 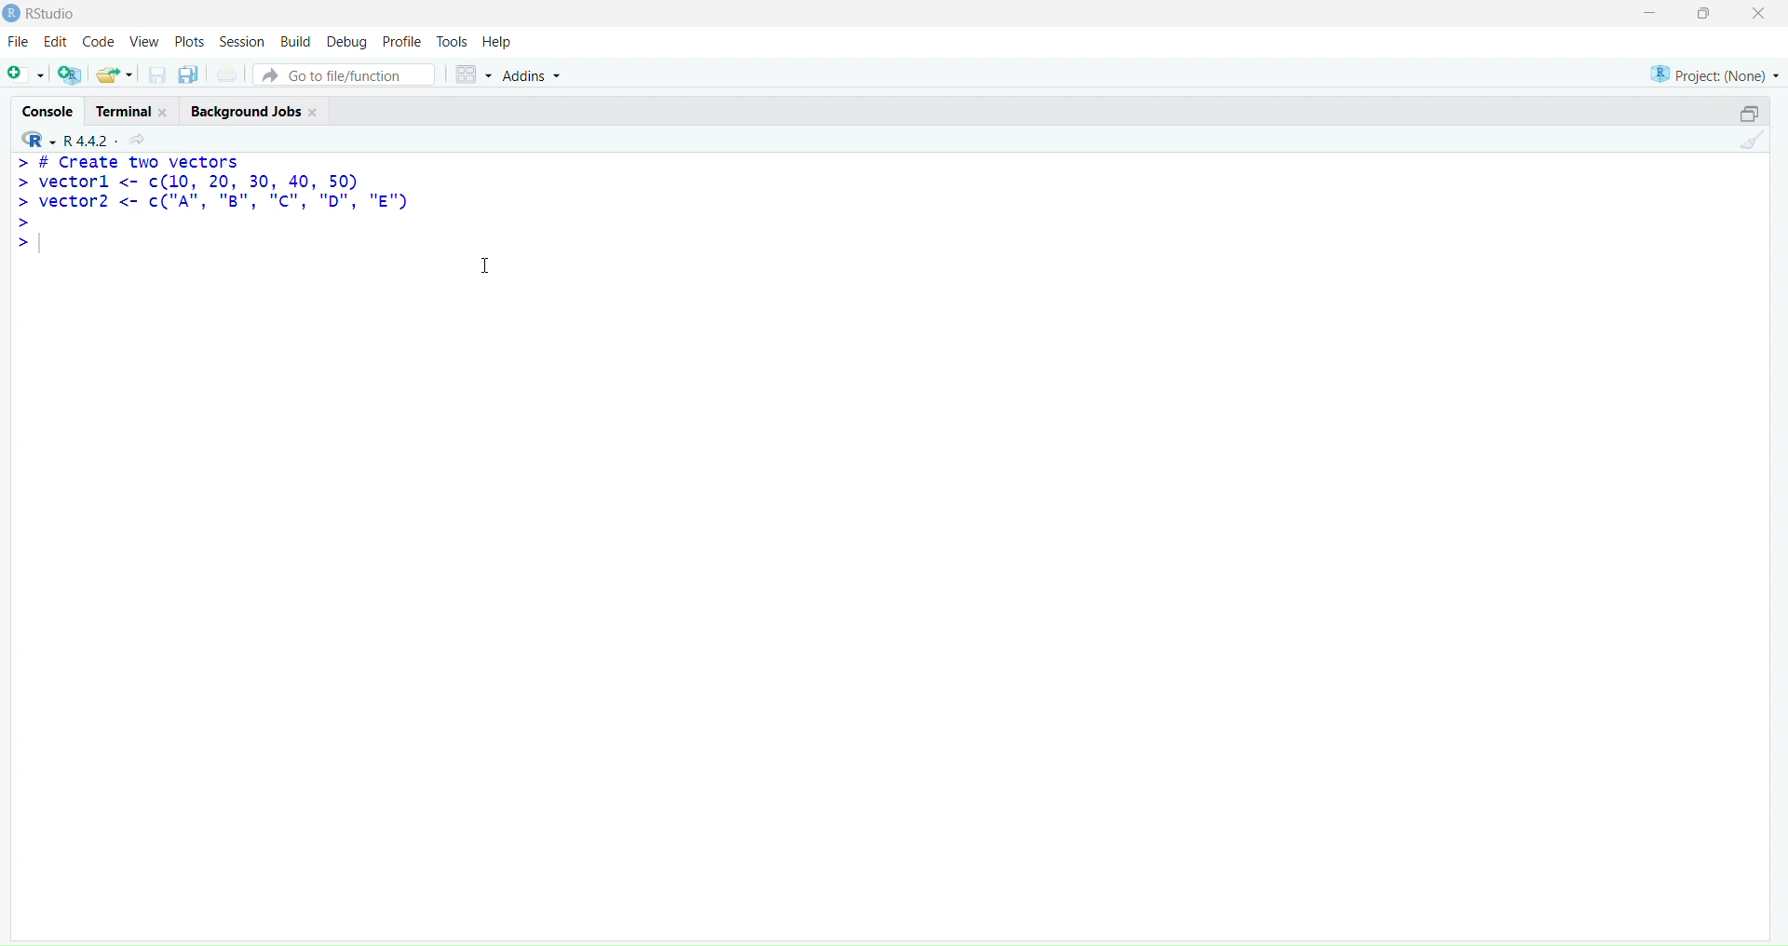 What do you see at coordinates (228, 74) in the screenshot?
I see `print the current file` at bounding box center [228, 74].